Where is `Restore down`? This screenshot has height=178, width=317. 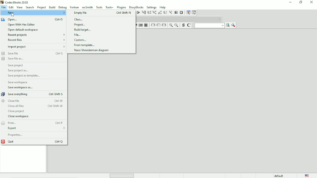 Restore down is located at coordinates (301, 2).